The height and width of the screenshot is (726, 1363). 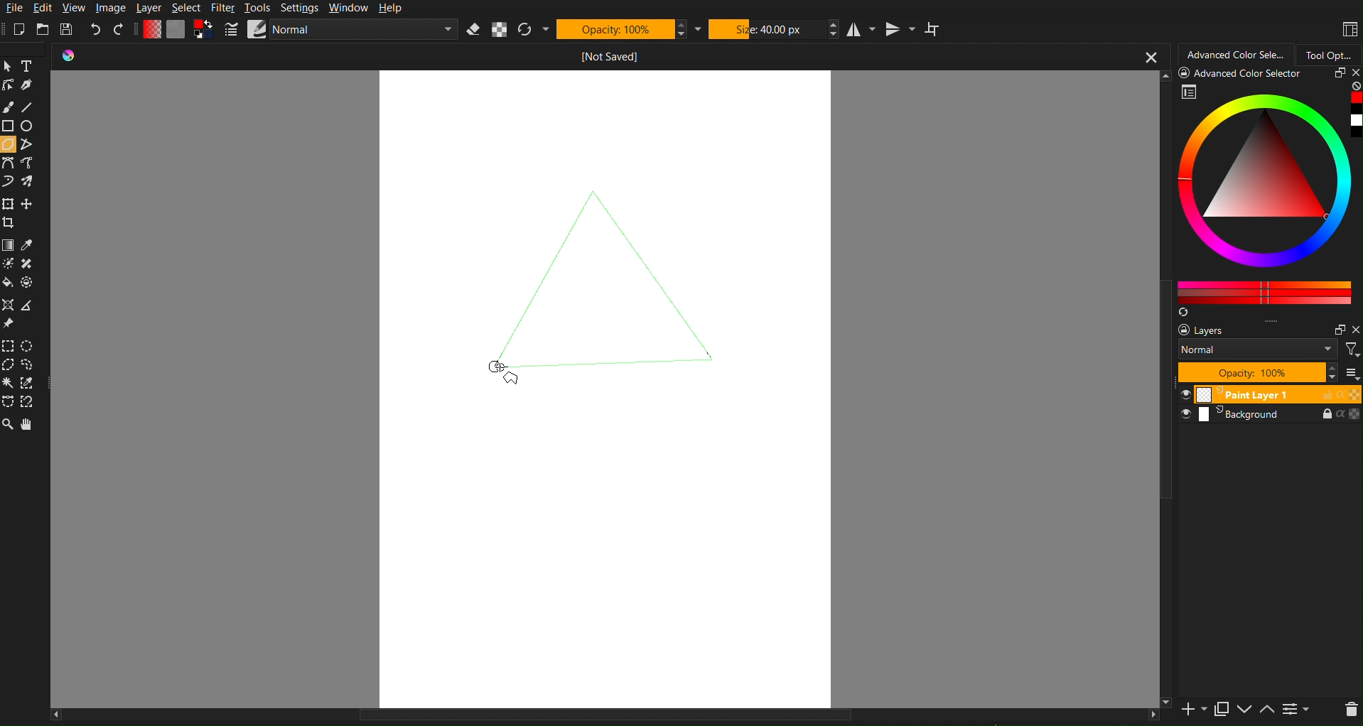 What do you see at coordinates (605, 369) in the screenshot?
I see `Line 3` at bounding box center [605, 369].